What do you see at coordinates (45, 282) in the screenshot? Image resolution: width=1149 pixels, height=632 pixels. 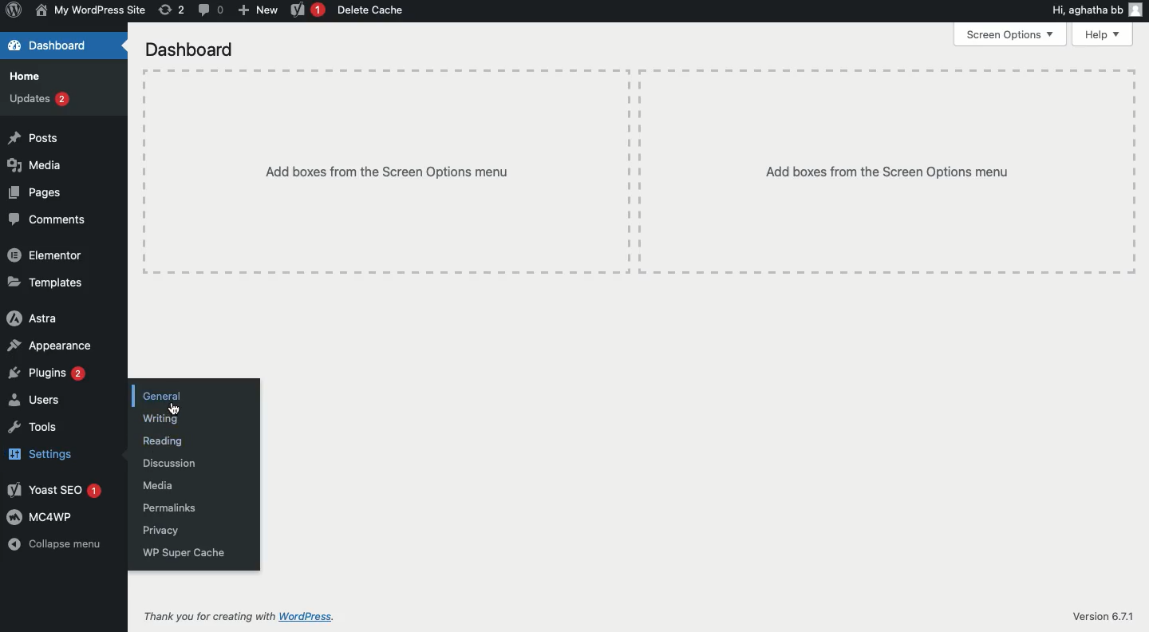 I see `Templates` at bounding box center [45, 282].